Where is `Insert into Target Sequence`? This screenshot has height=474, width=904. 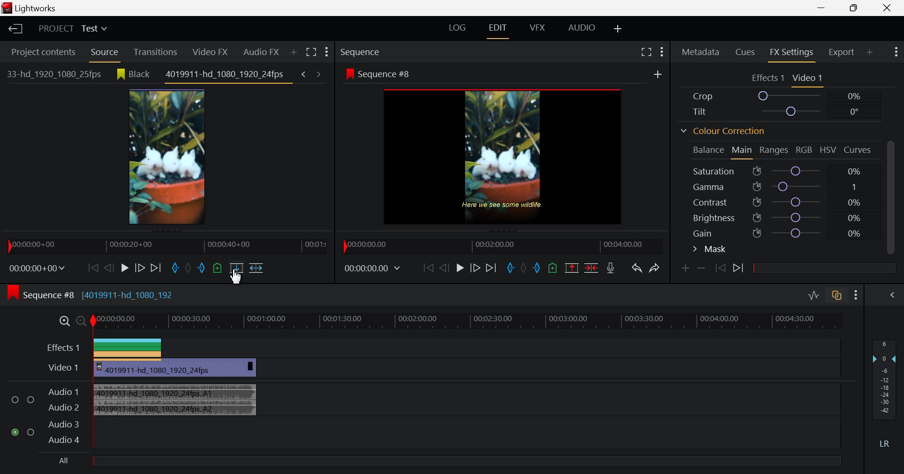
Insert into Target Sequence is located at coordinates (255, 268).